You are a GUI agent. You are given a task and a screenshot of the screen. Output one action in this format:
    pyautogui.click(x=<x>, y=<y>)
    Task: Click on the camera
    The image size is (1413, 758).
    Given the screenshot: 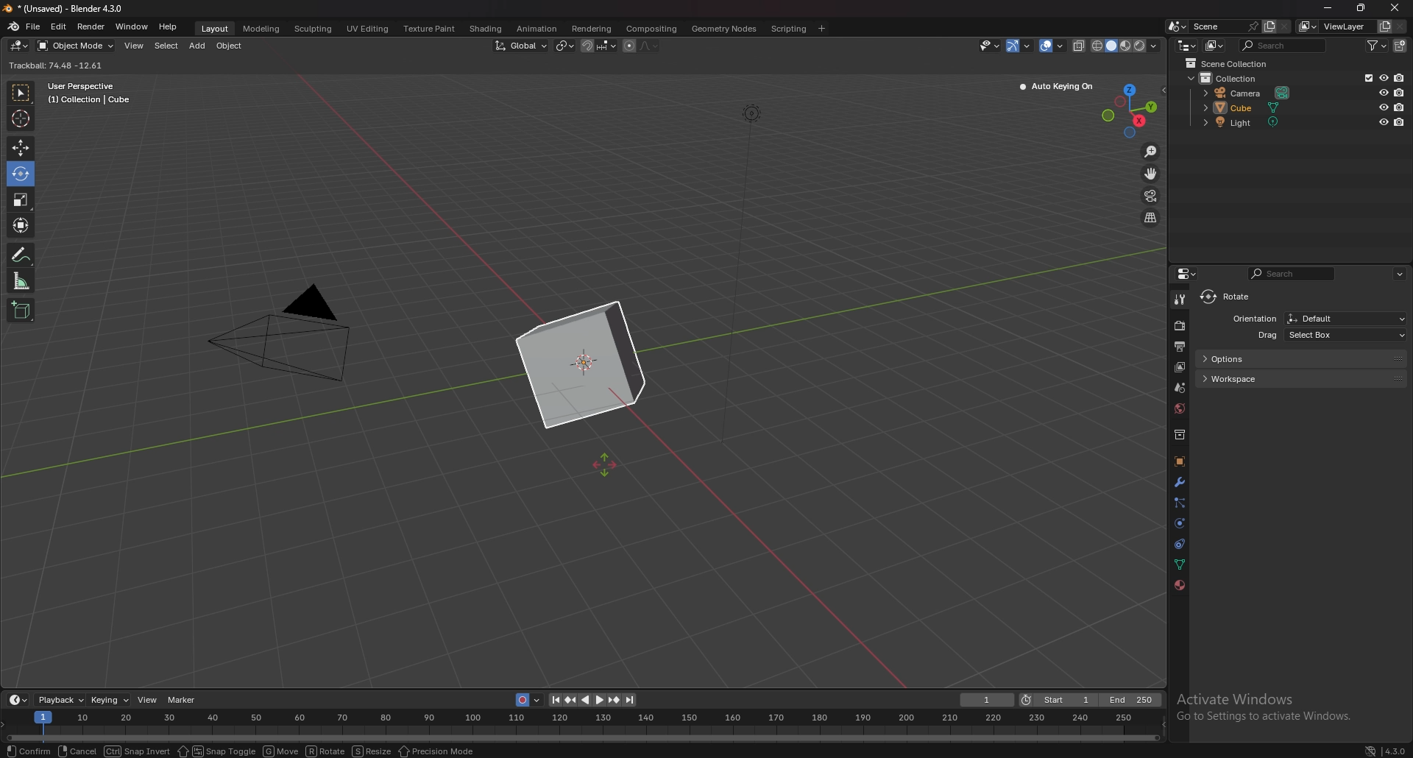 What is the action you would take?
    pyautogui.click(x=1250, y=92)
    